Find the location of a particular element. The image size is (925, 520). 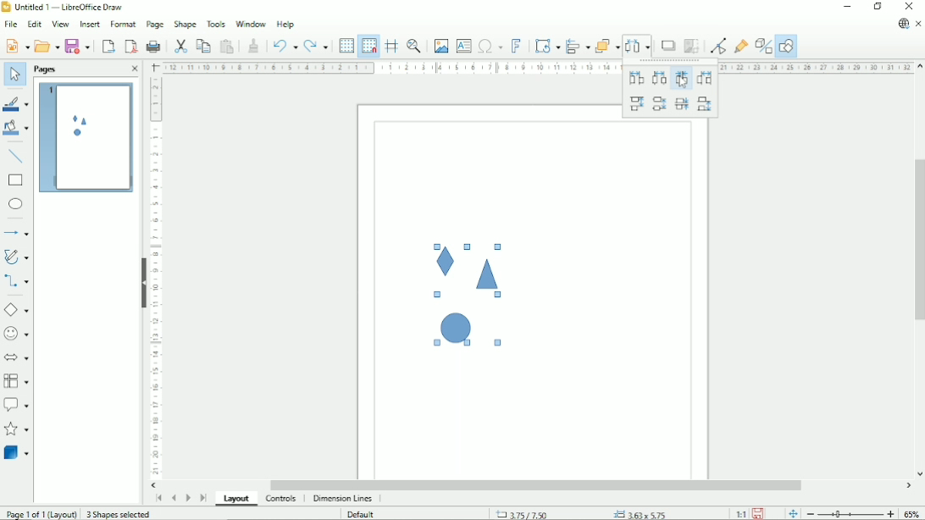

Insert line is located at coordinates (16, 156).